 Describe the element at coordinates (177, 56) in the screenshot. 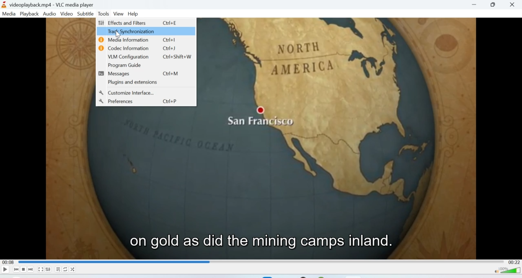

I see `Ctrl+Shift+J` at that location.